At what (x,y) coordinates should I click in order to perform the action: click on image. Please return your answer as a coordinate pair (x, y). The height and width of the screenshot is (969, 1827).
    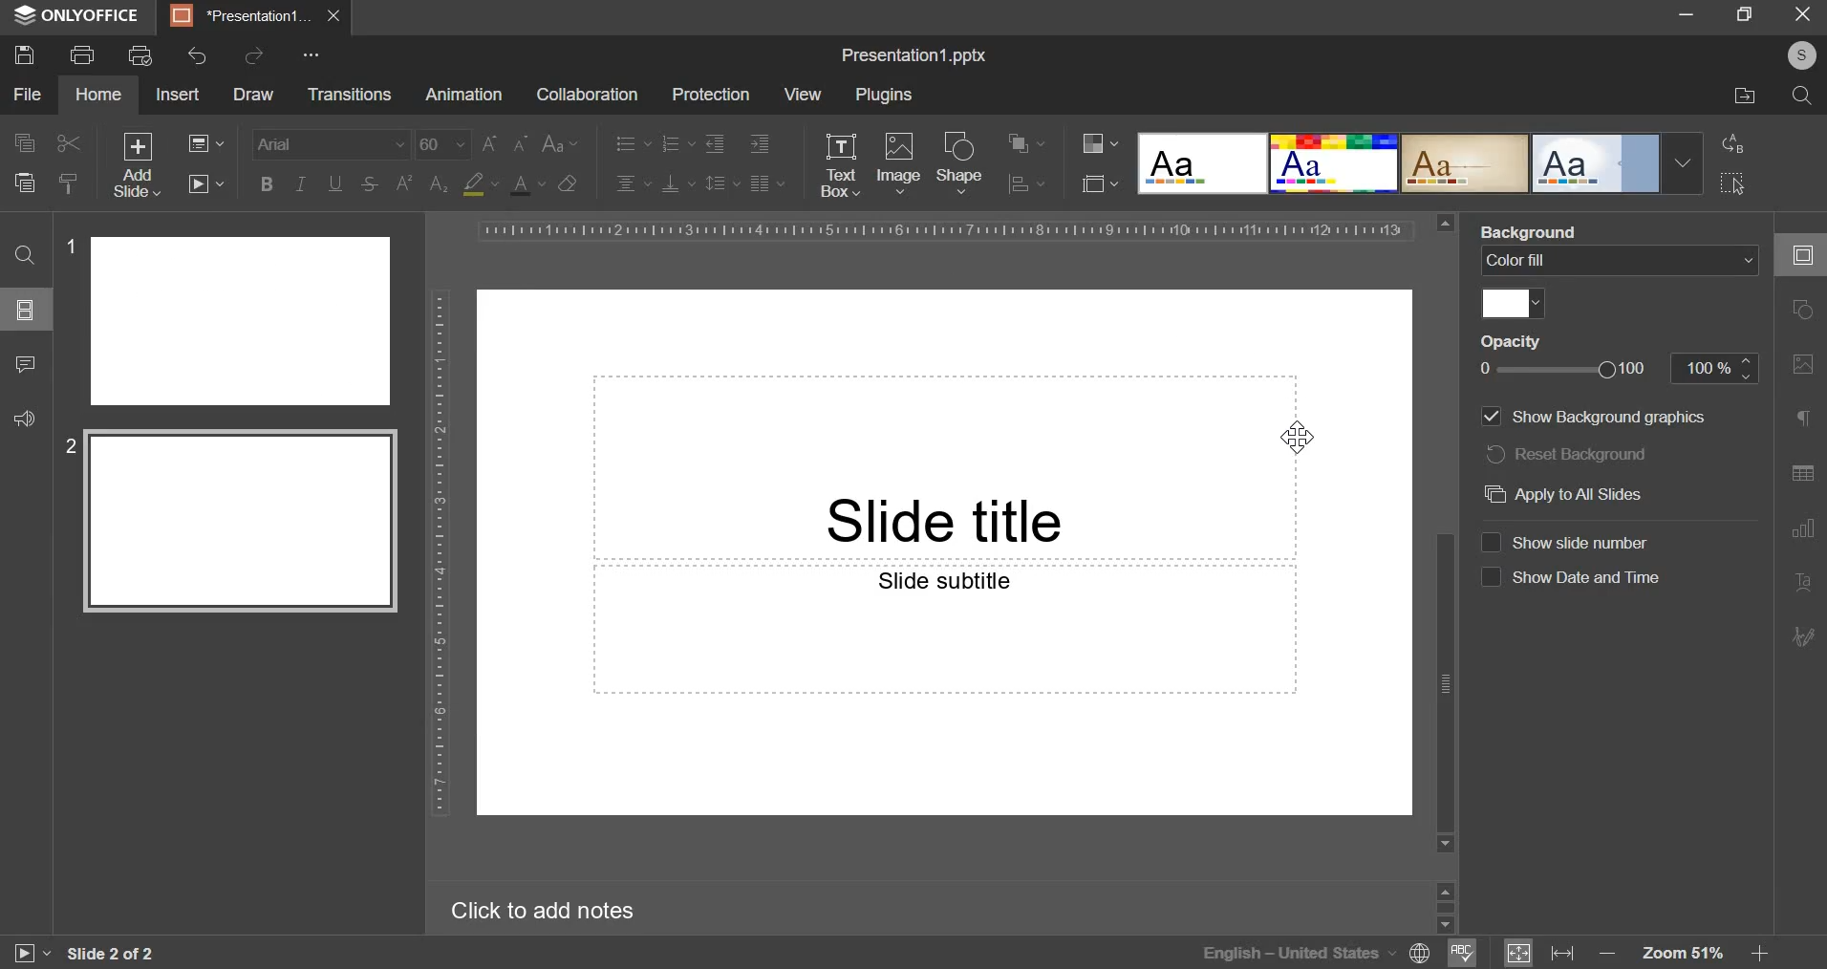
    Looking at the image, I should click on (899, 161).